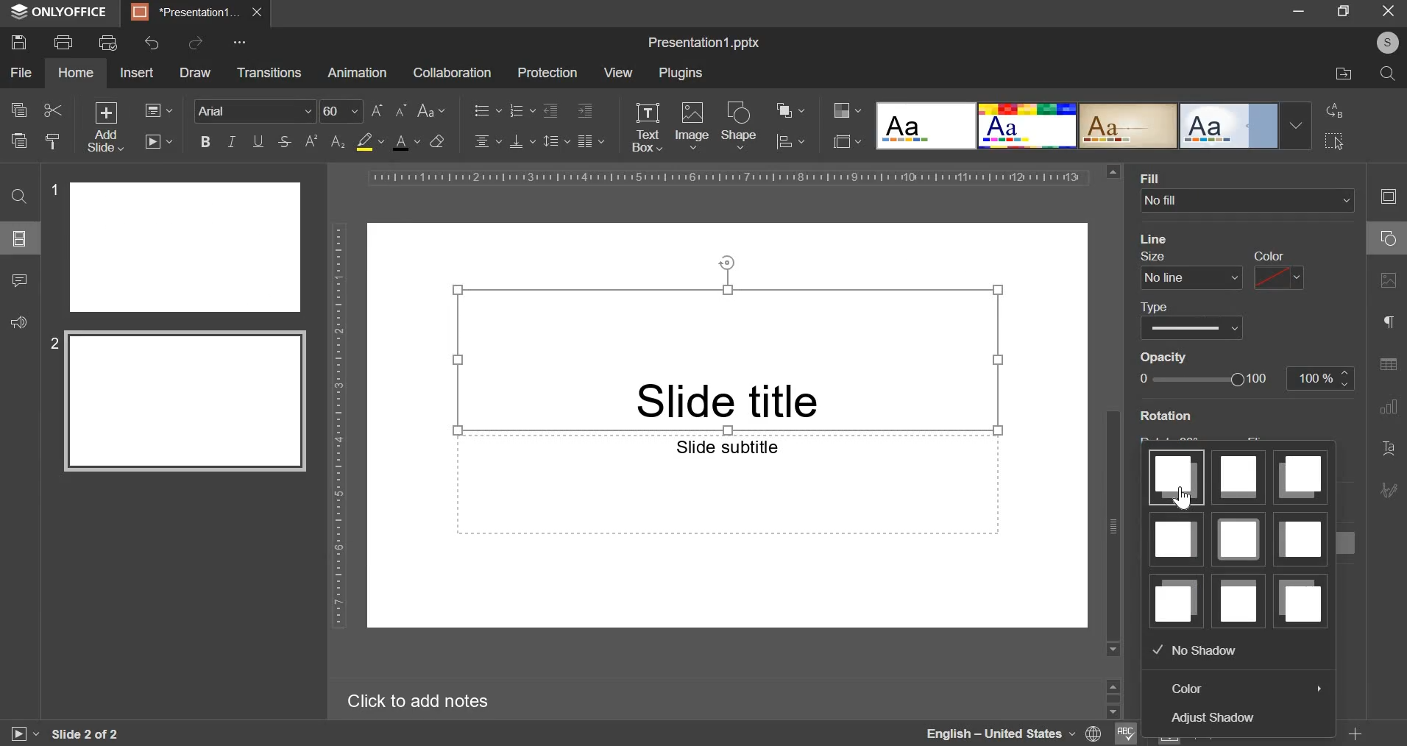  I want to click on strikethrough, so click(283, 142).